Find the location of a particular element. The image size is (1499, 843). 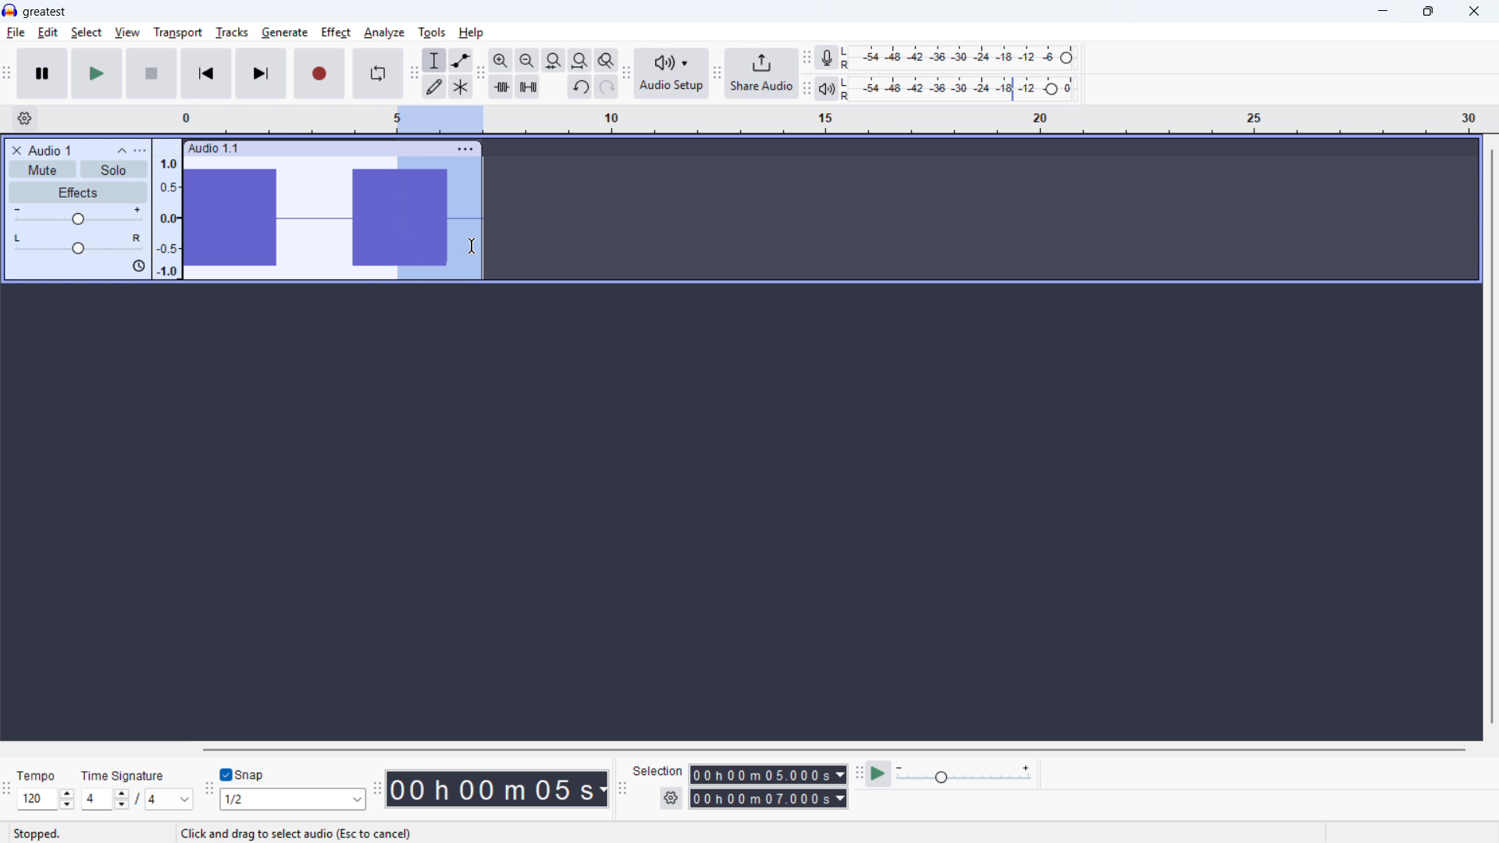

transport toolbar is located at coordinates (7, 75).